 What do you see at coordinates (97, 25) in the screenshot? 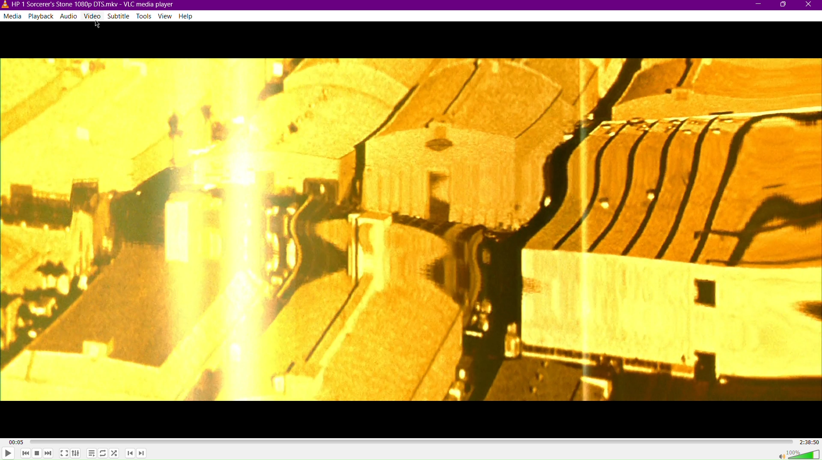
I see `cursor` at bounding box center [97, 25].